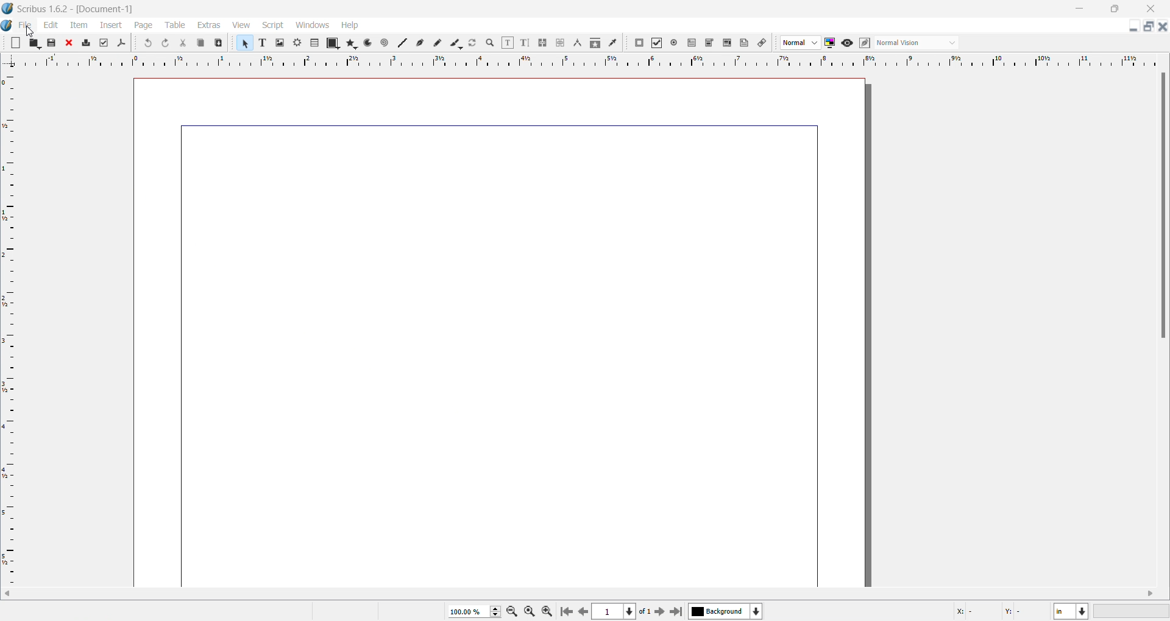  I want to click on page number, so click(620, 612).